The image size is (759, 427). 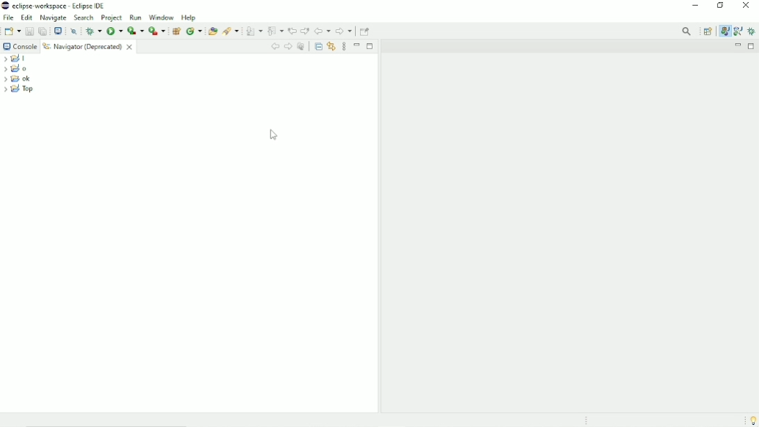 I want to click on Java Browsing, so click(x=737, y=31).